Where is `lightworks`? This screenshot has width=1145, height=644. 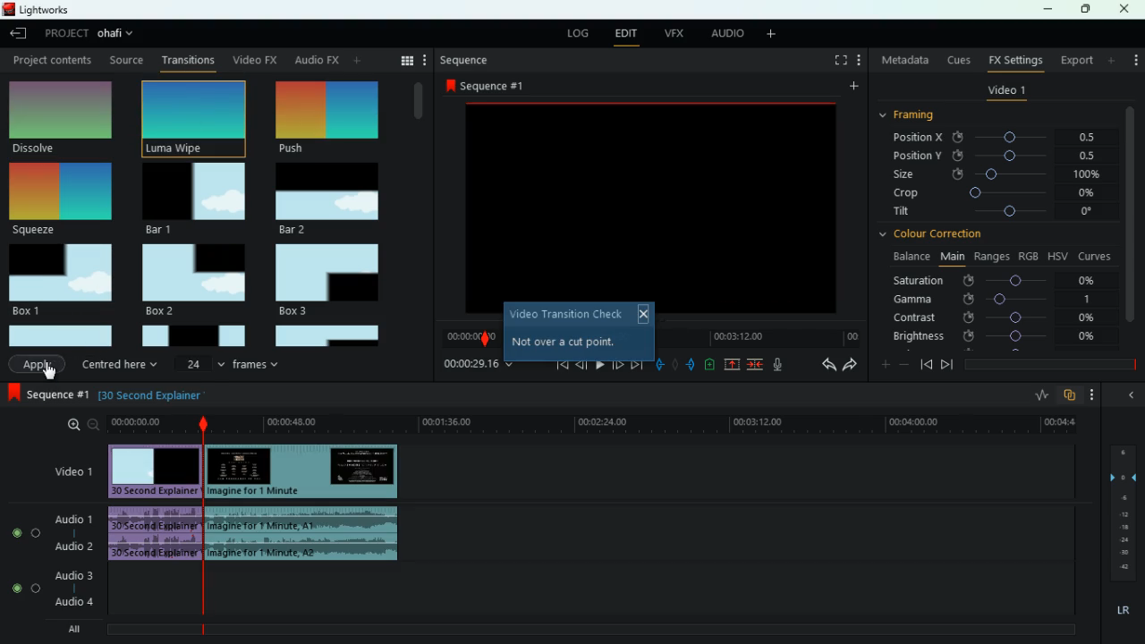
lightworks is located at coordinates (38, 9).